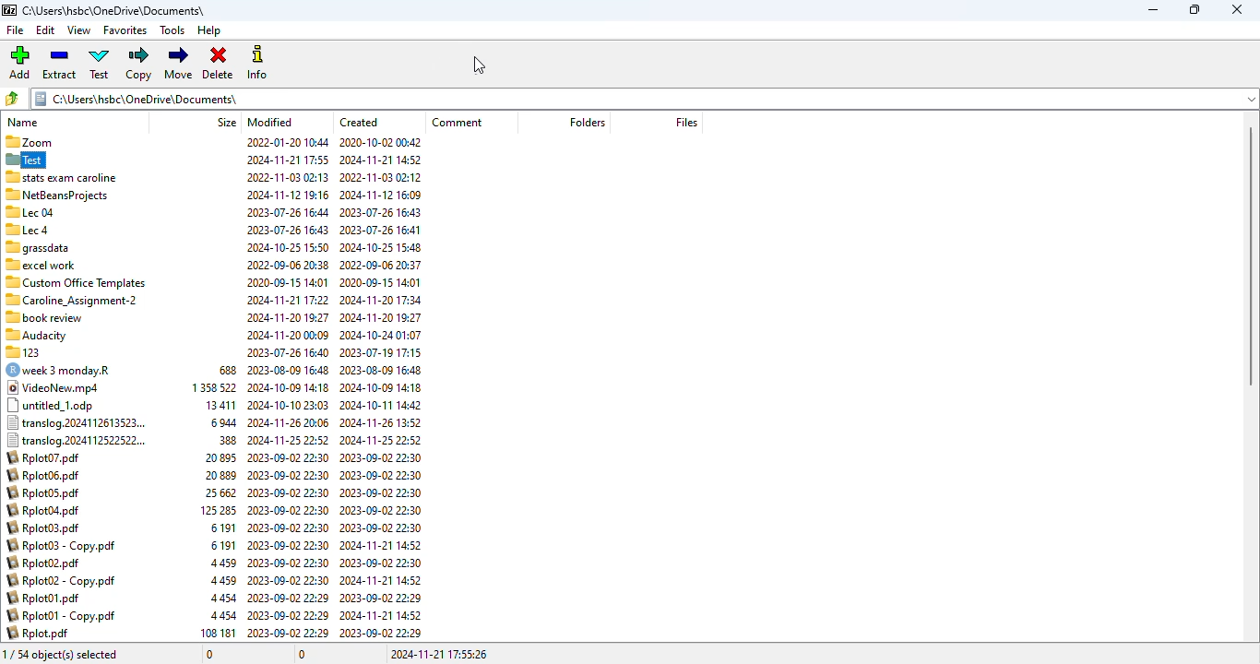  I want to click on 2023-09-02 22:30, so click(288, 457).